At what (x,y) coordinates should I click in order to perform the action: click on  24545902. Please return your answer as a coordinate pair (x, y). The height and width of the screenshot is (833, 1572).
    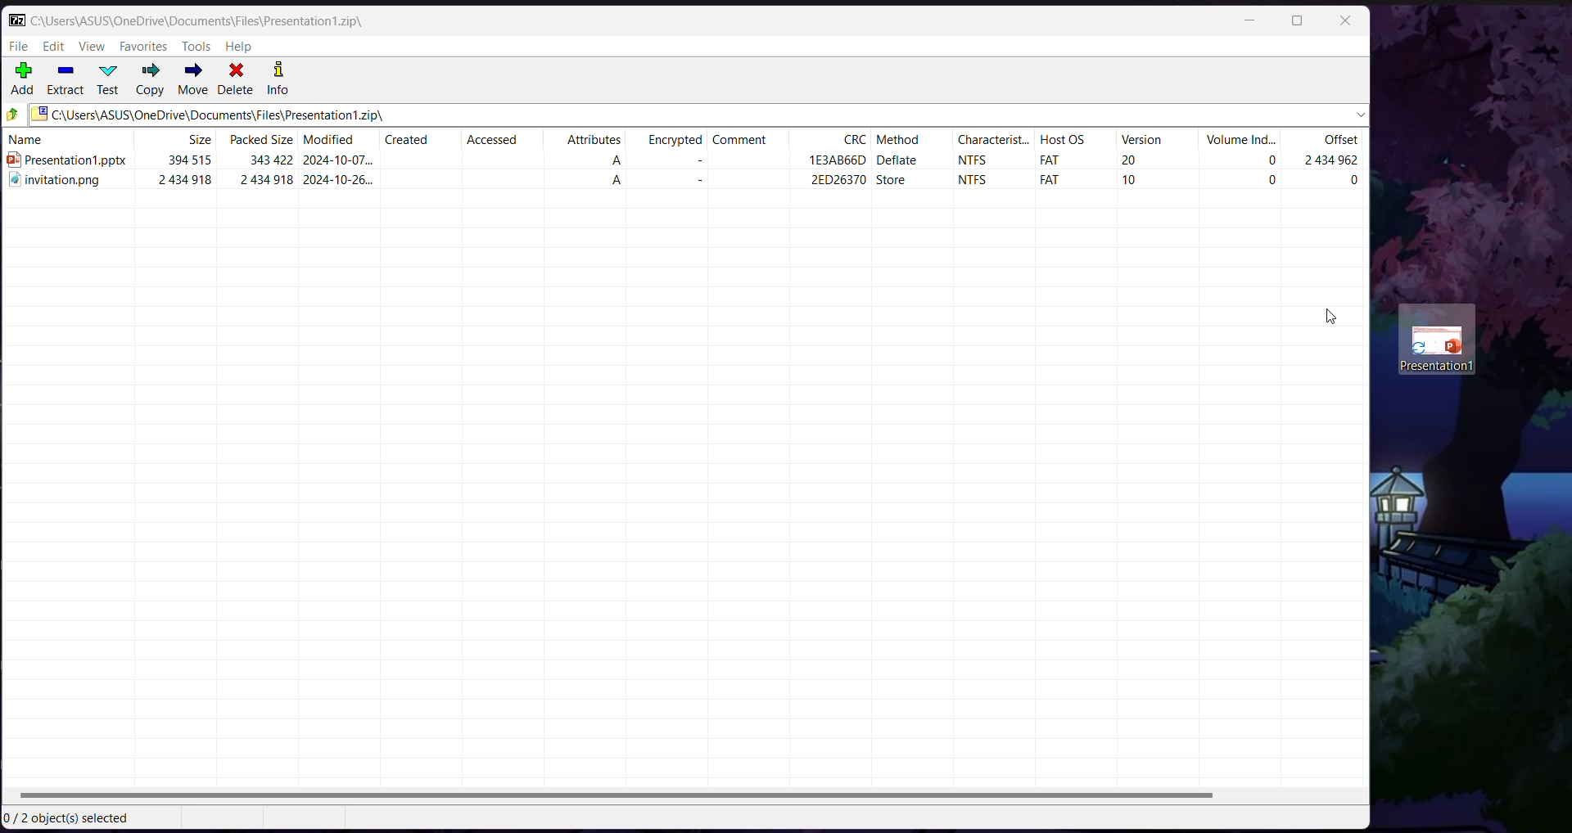
    Looking at the image, I should click on (1335, 161).